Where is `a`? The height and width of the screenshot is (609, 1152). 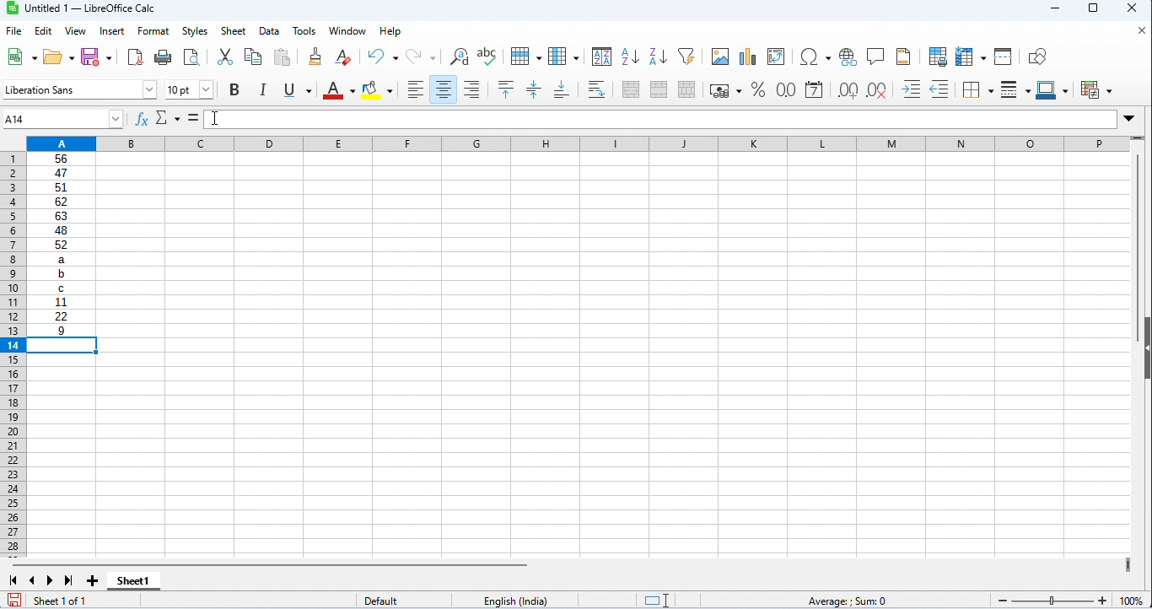
a is located at coordinates (61, 259).